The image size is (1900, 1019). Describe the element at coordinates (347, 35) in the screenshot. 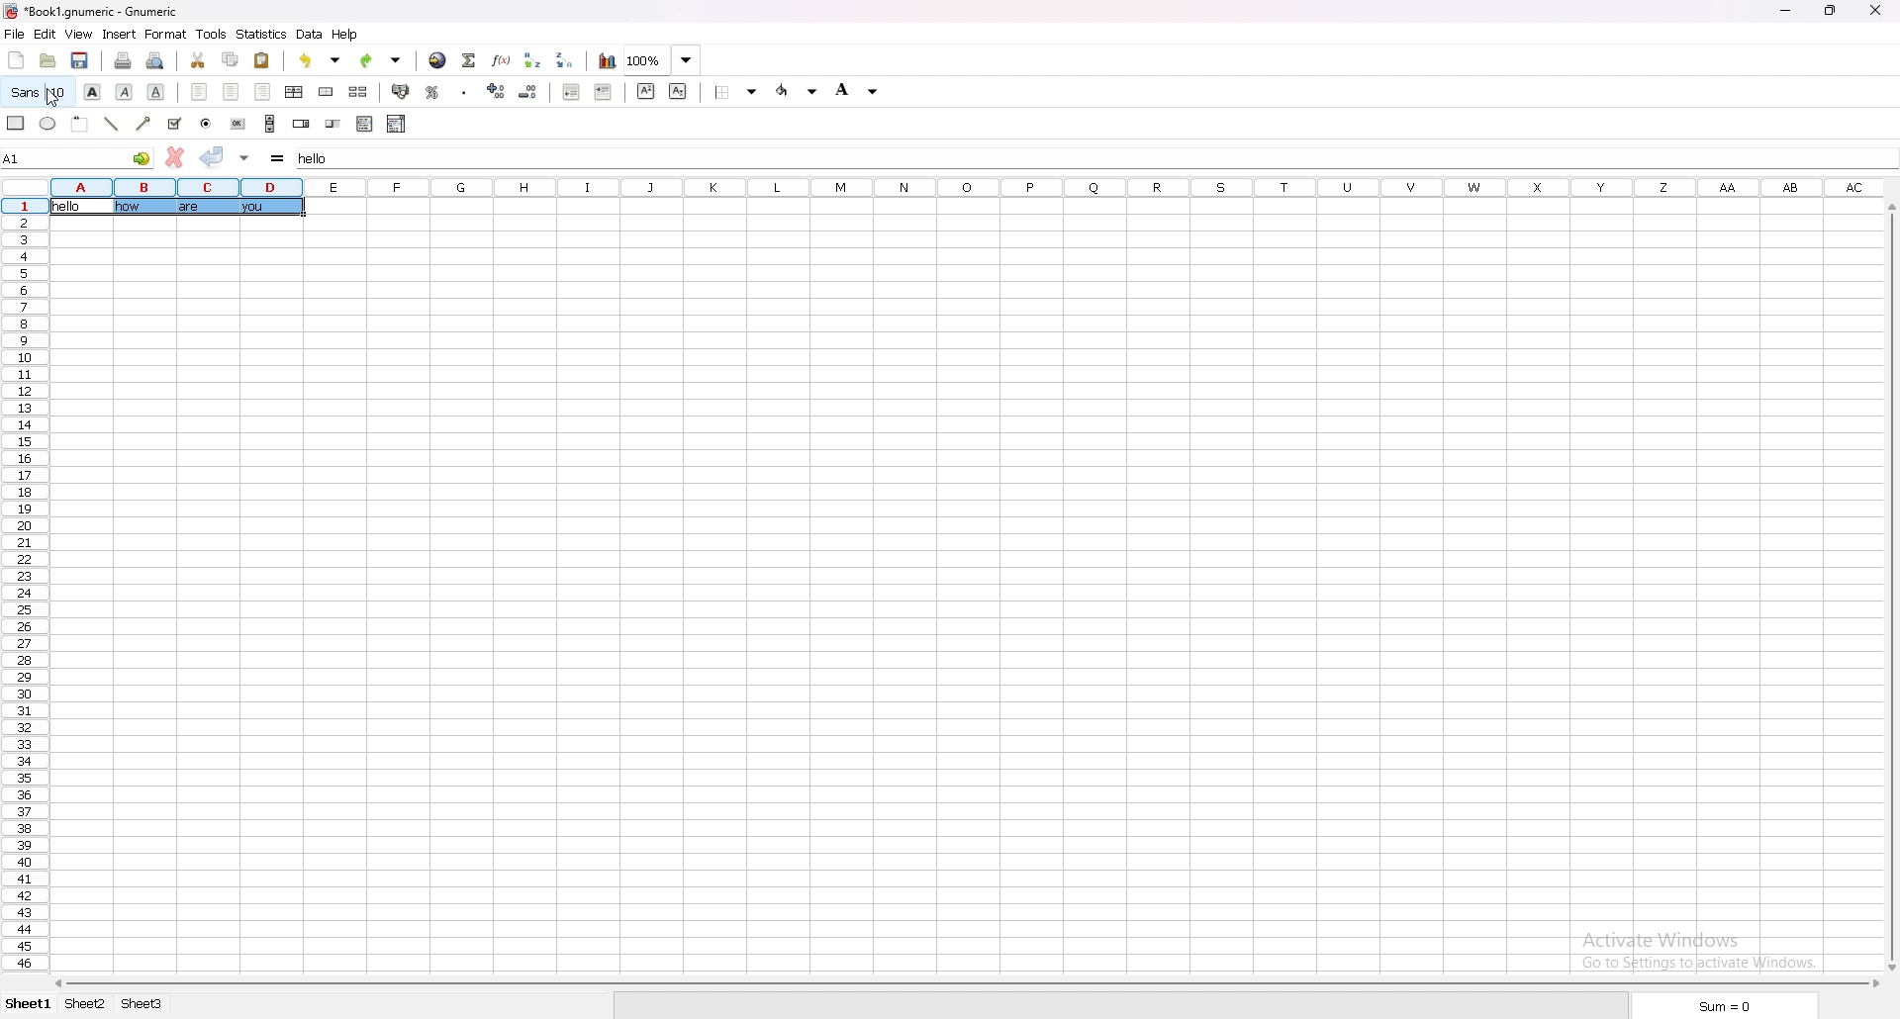

I see `help` at that location.